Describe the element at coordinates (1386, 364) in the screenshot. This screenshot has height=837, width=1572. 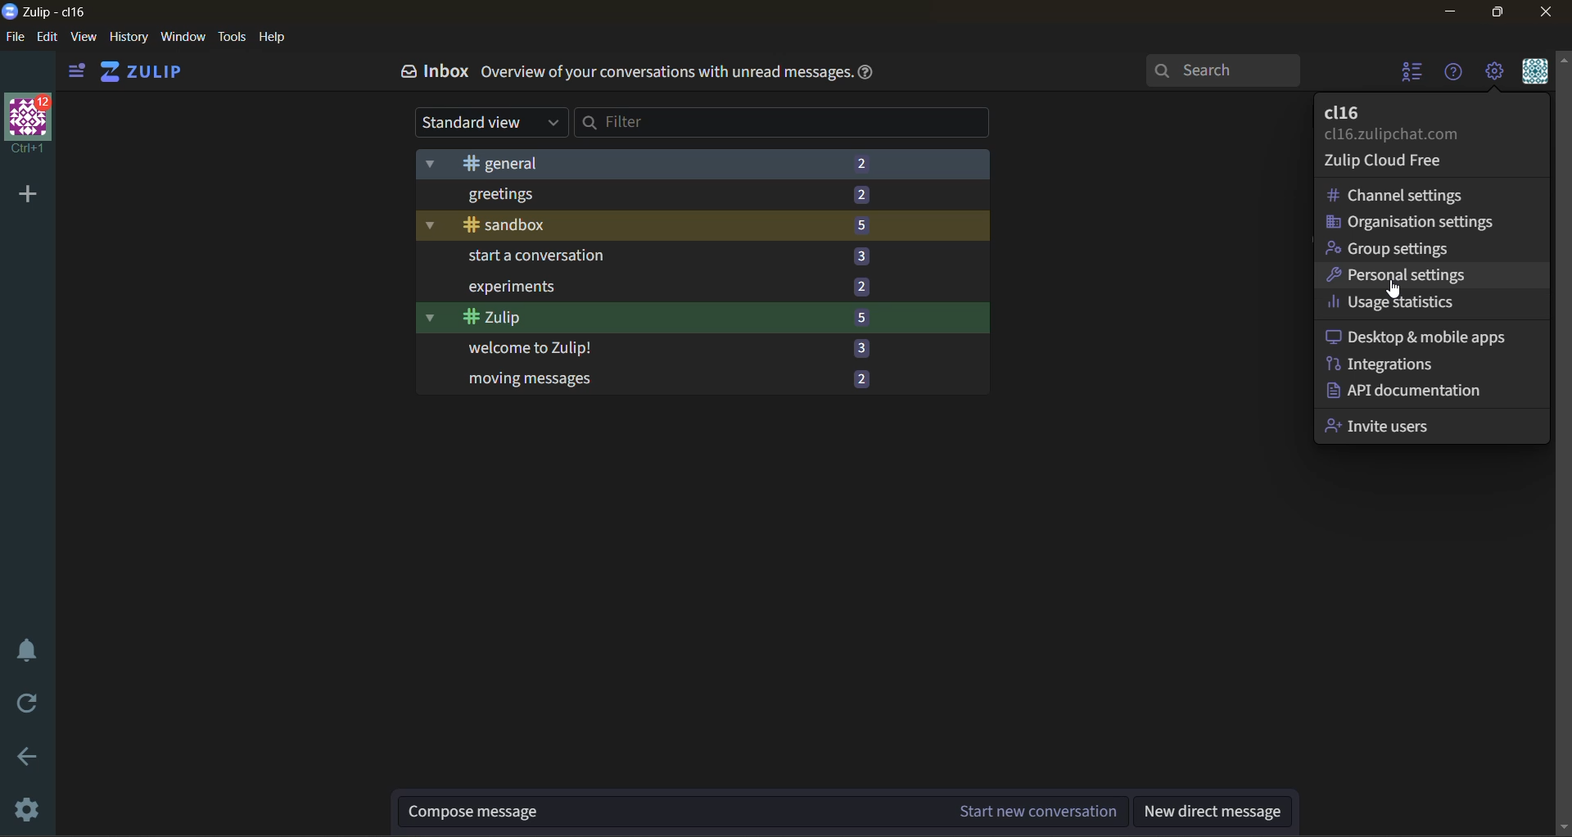
I see `integrations` at that location.